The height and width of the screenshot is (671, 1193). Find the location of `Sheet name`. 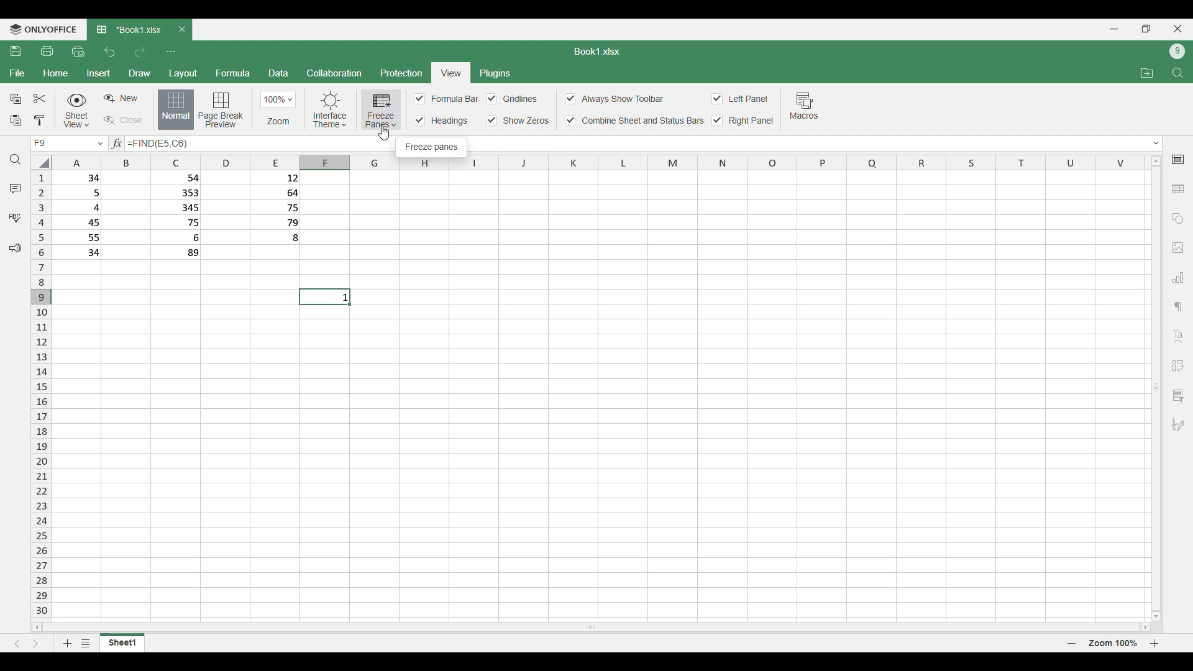

Sheet name is located at coordinates (597, 51).